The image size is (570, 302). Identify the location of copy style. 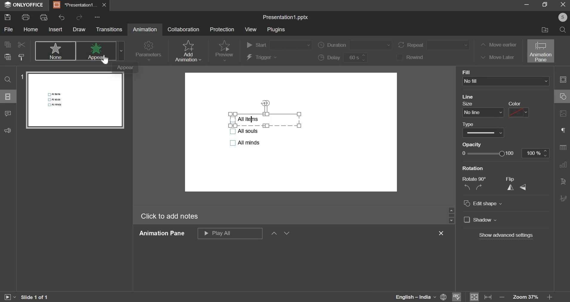
(22, 57).